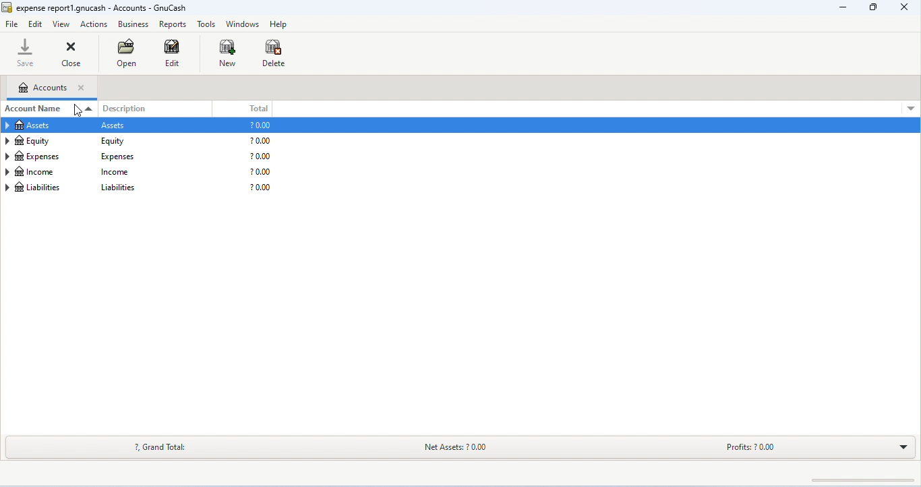  What do you see at coordinates (458, 447) in the screenshot?
I see `net assets` at bounding box center [458, 447].